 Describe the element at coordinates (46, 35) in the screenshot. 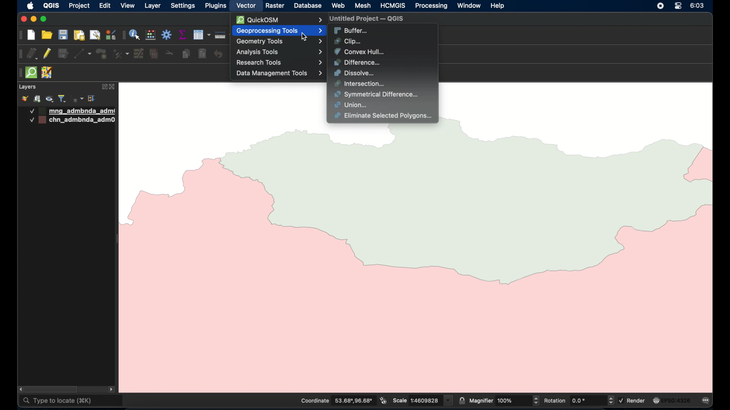

I see `open project` at that location.